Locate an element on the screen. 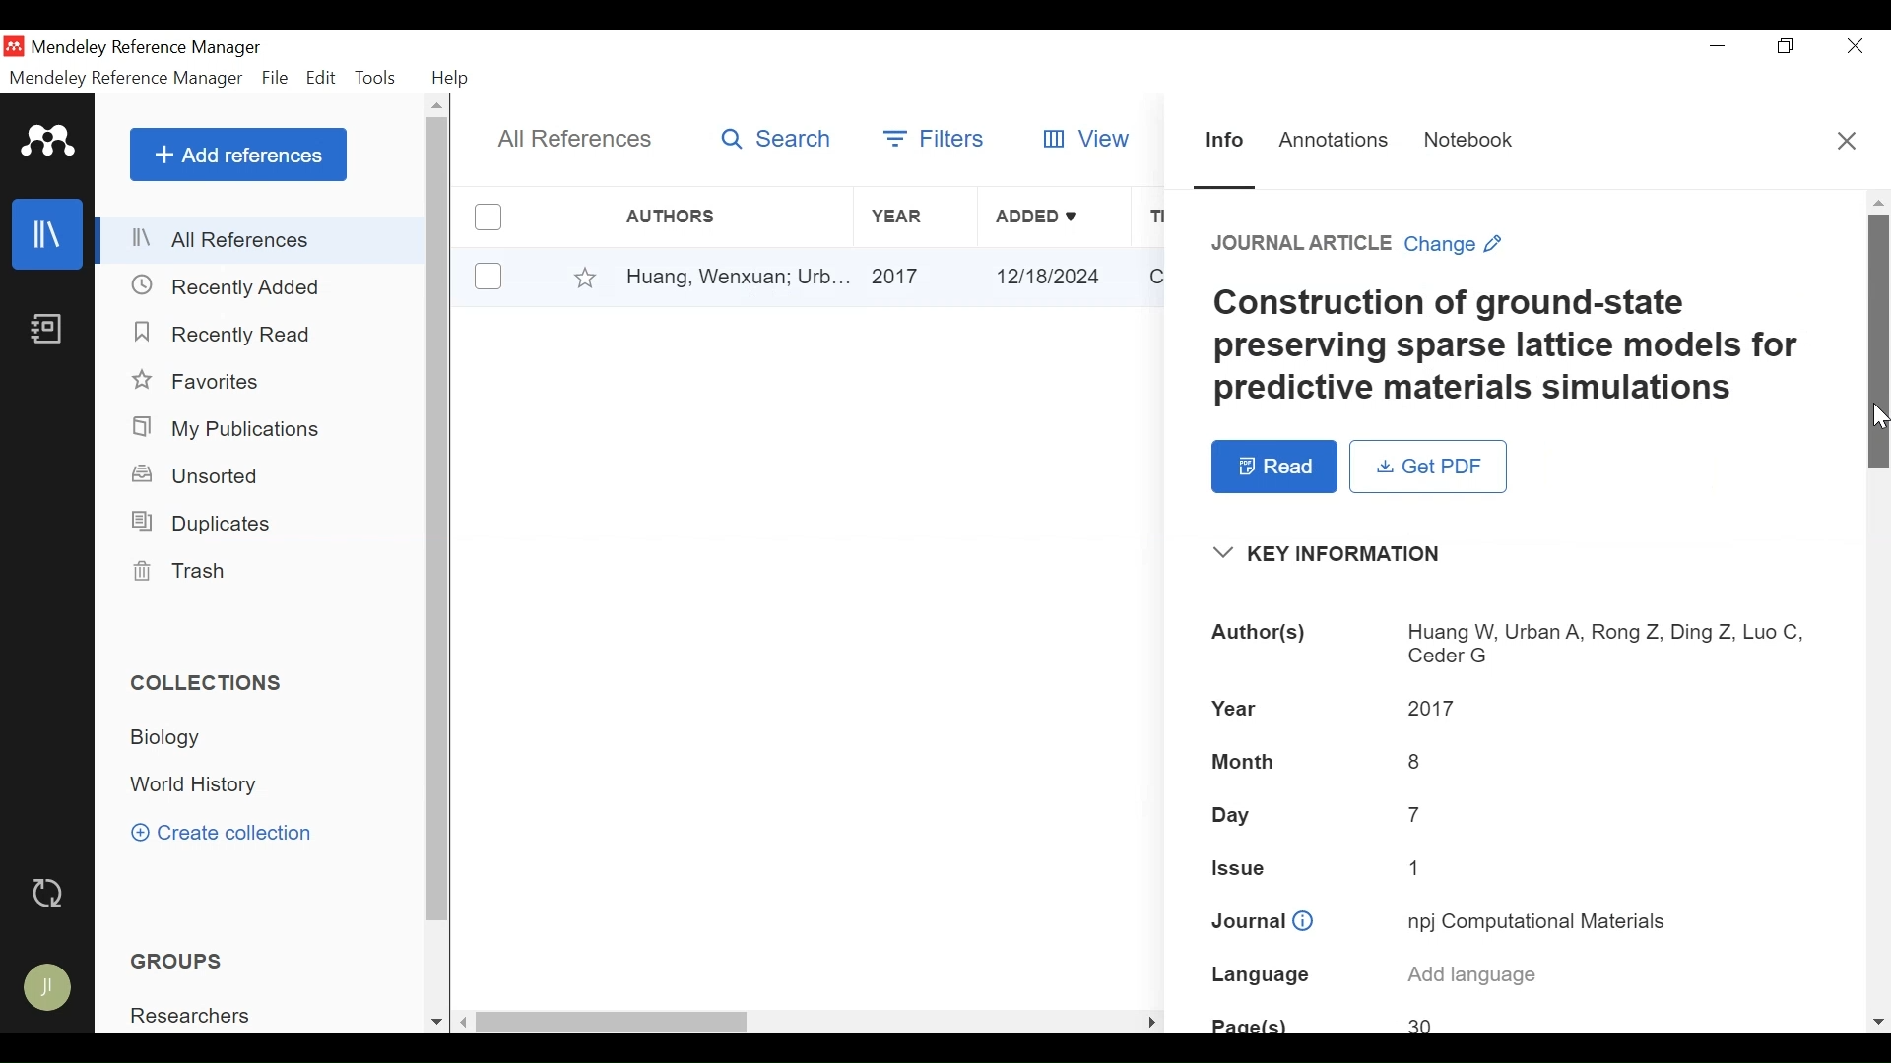 This screenshot has height=1063, width=1891. Vertical Scroll bar is located at coordinates (439, 521).